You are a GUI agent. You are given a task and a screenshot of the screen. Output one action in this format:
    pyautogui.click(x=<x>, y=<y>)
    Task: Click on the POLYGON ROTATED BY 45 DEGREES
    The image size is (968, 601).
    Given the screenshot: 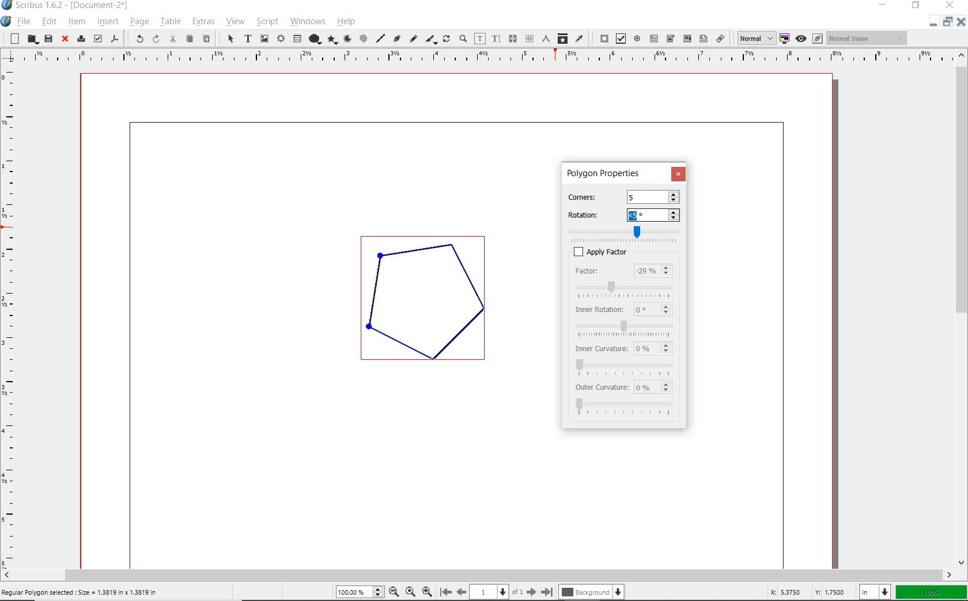 What is the action you would take?
    pyautogui.click(x=430, y=304)
    